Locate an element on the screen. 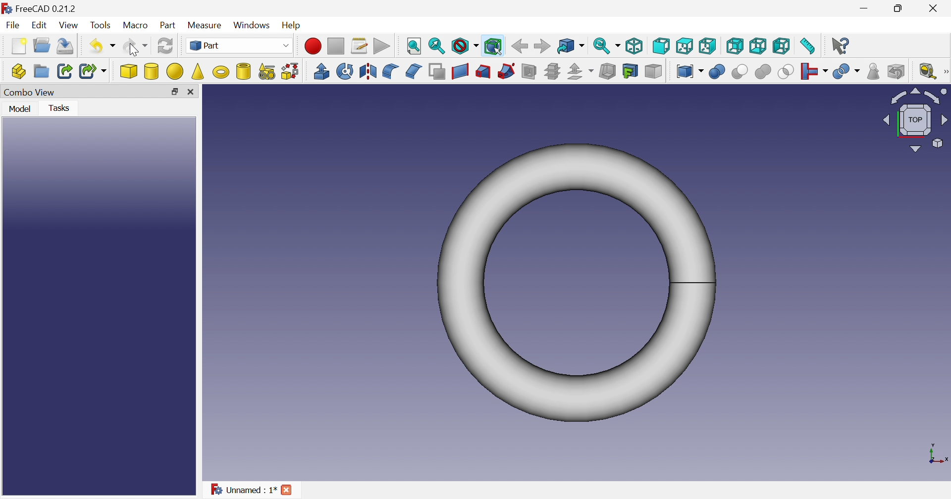 Image resolution: width=951 pixels, height=499 pixels. Isometric is located at coordinates (634, 47).